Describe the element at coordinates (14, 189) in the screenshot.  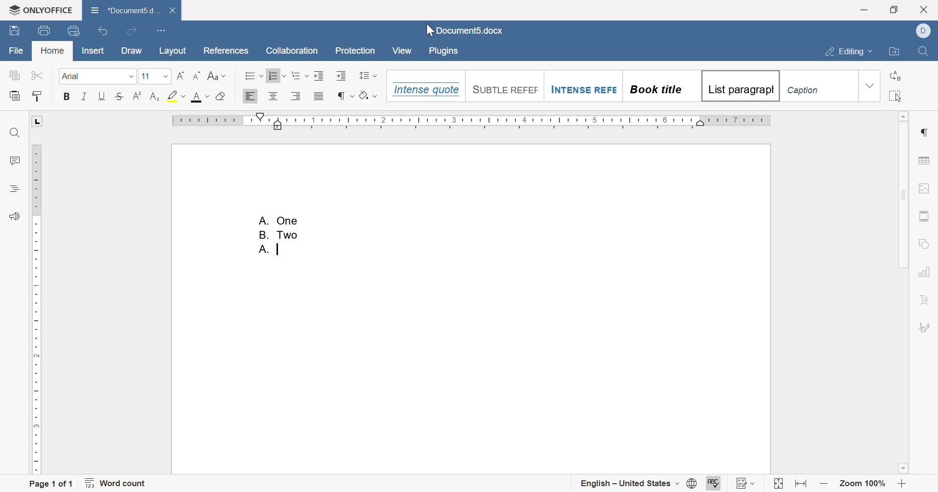
I see `headings` at that location.